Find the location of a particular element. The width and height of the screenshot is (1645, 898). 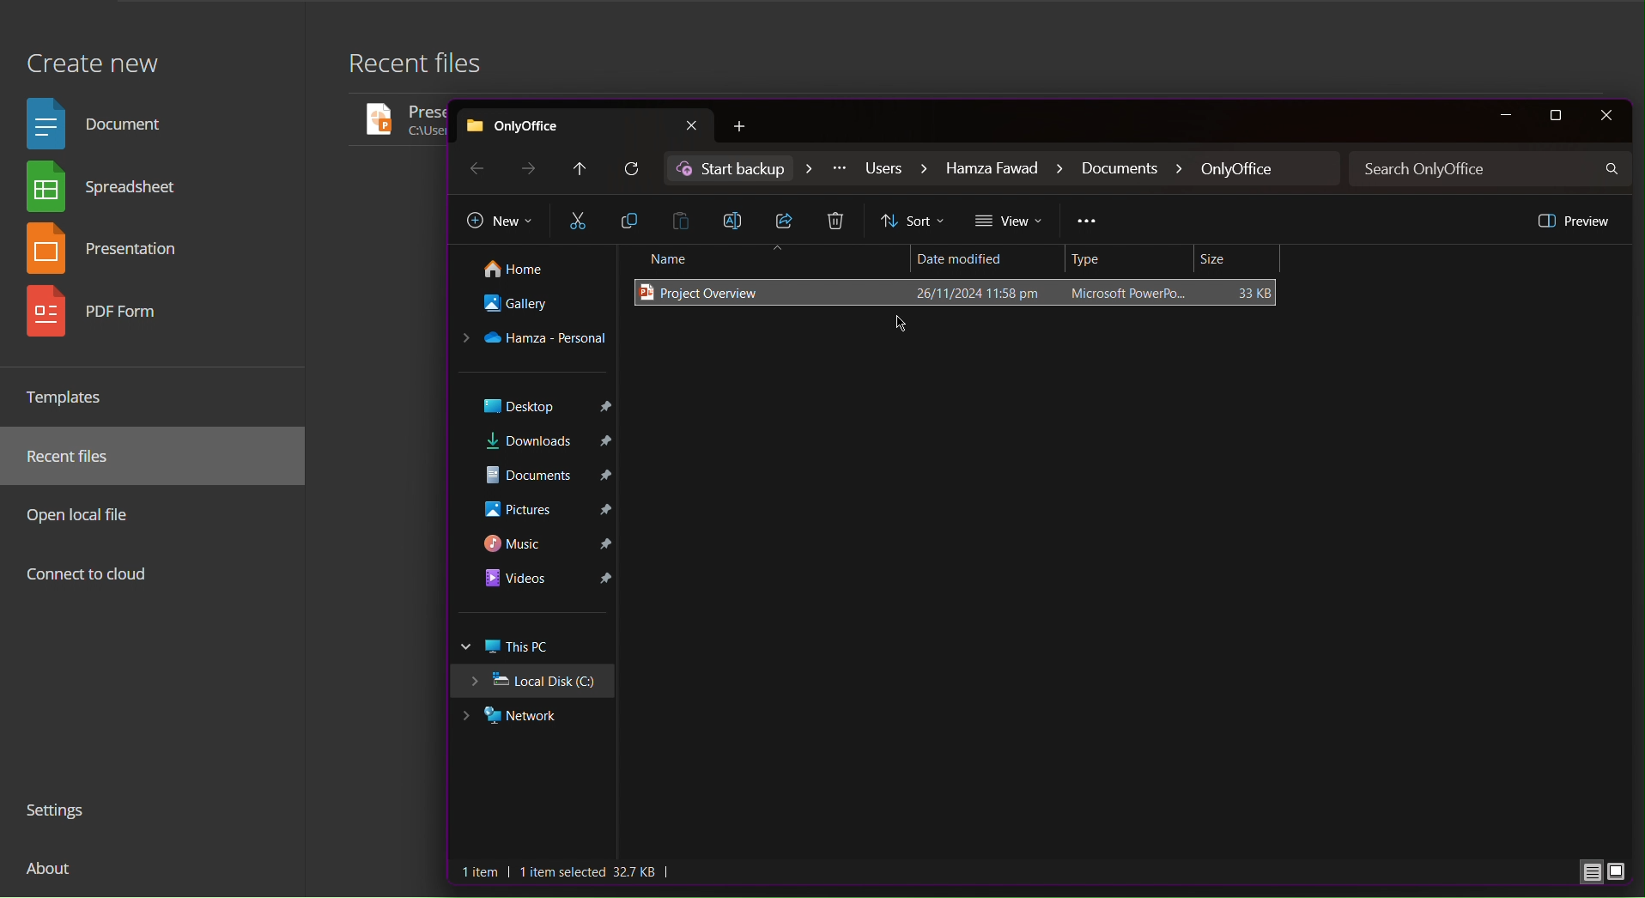

About is located at coordinates (52, 875).